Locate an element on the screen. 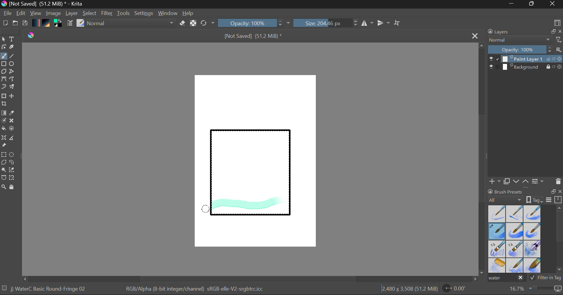  Blending Tool is located at coordinates (132, 23).